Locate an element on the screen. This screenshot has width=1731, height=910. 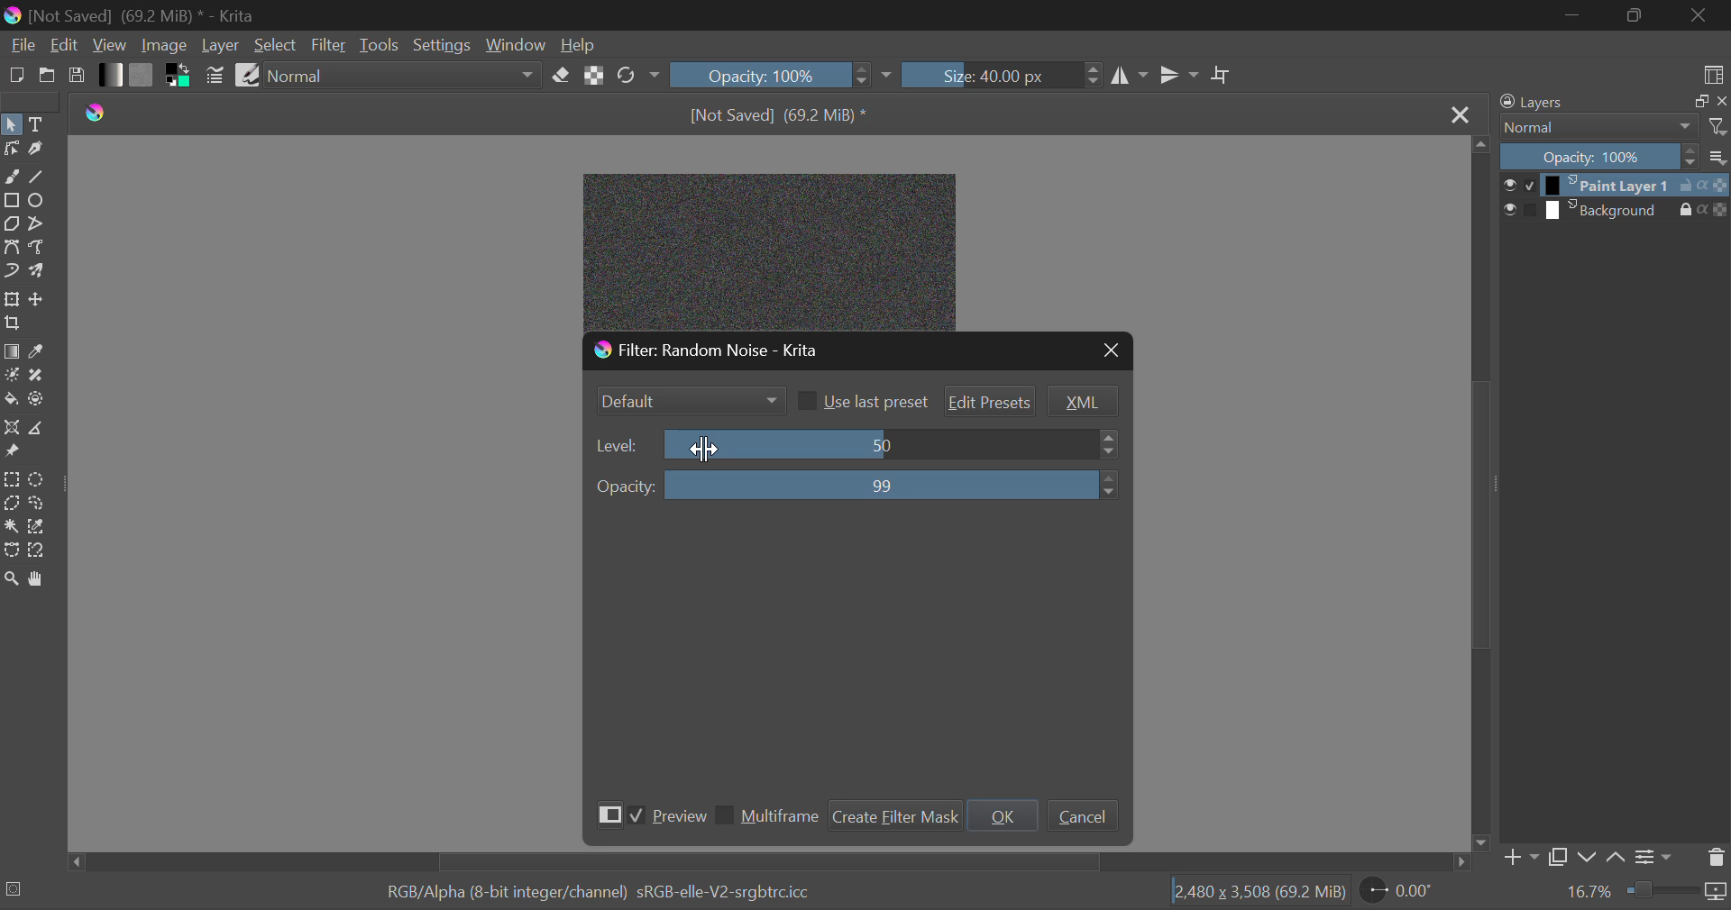
Fill and Enclose is located at coordinates (38, 398).